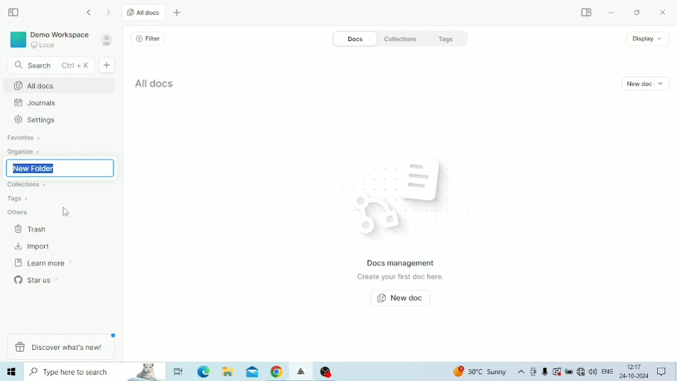 This screenshot has height=381, width=677. What do you see at coordinates (25, 186) in the screenshot?
I see `Collections` at bounding box center [25, 186].